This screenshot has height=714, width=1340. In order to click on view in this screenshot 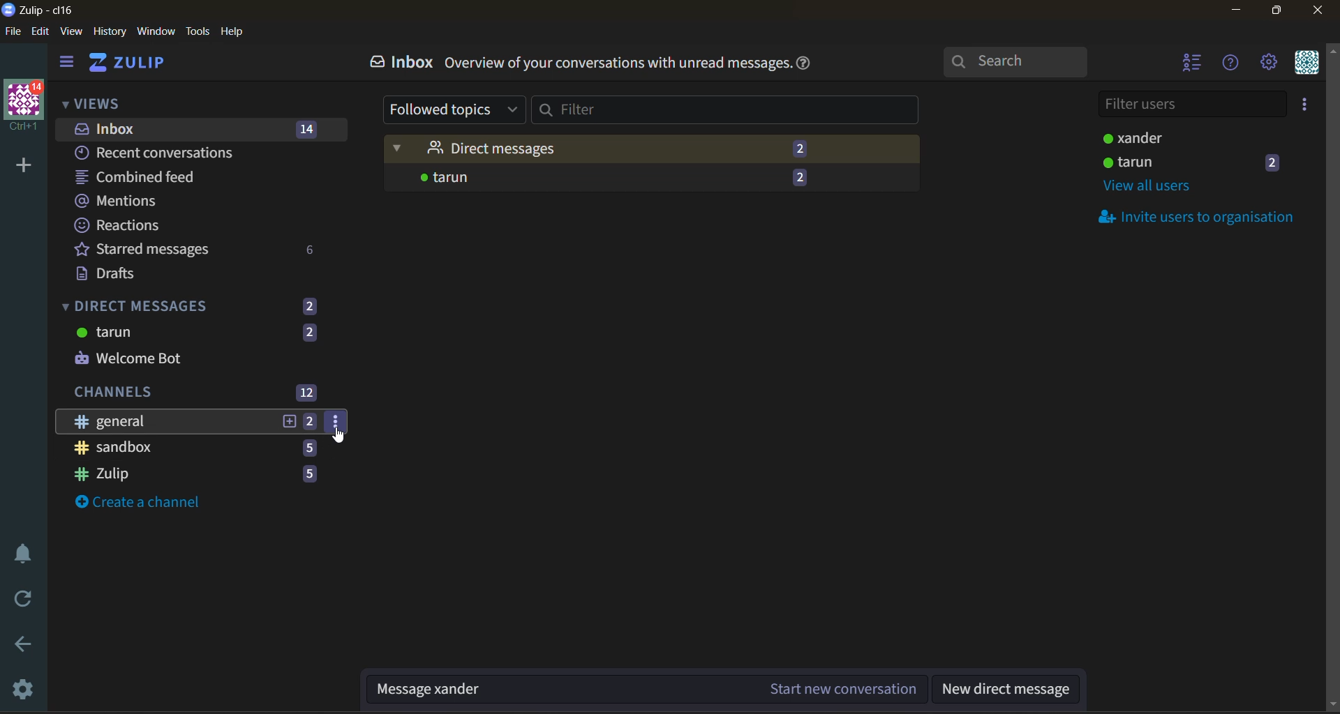, I will do `click(75, 33)`.